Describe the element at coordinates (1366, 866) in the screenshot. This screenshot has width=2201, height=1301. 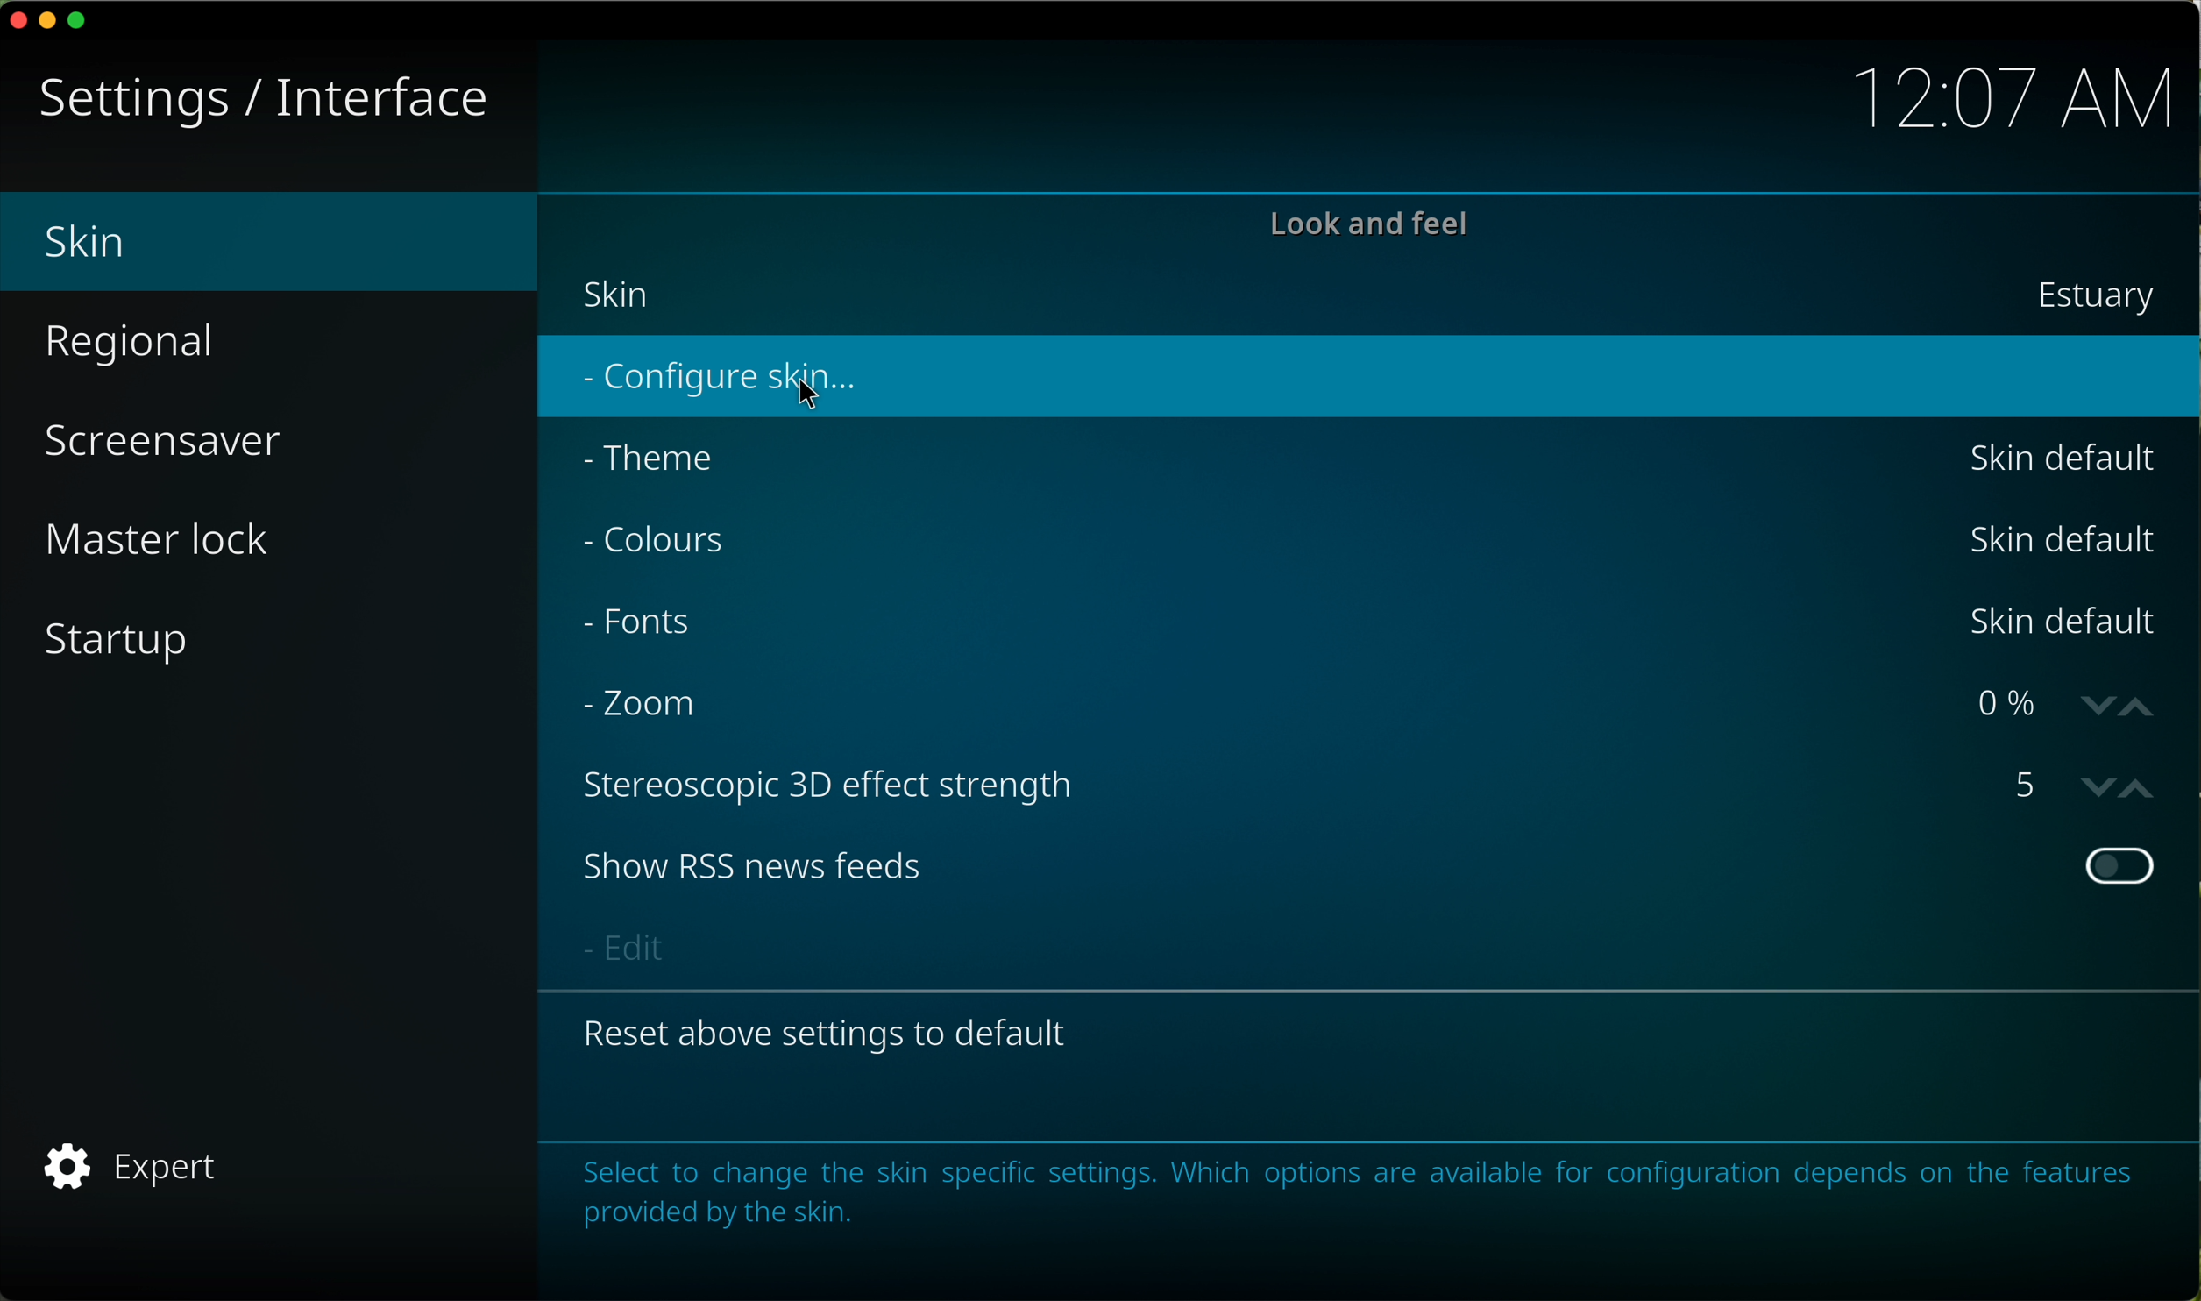
I see `show RSS news feeds` at that location.